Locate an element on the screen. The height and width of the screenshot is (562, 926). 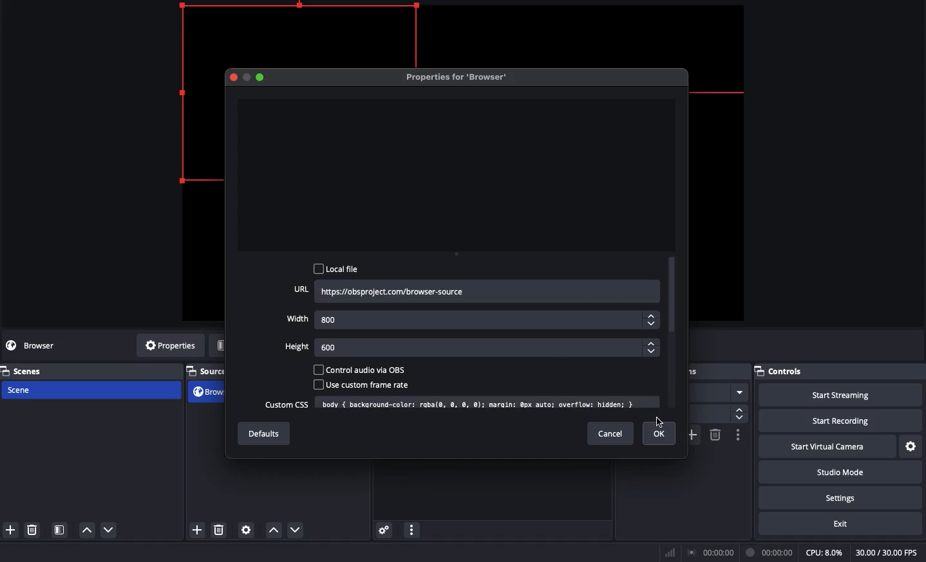
cursor is located at coordinates (661, 422).